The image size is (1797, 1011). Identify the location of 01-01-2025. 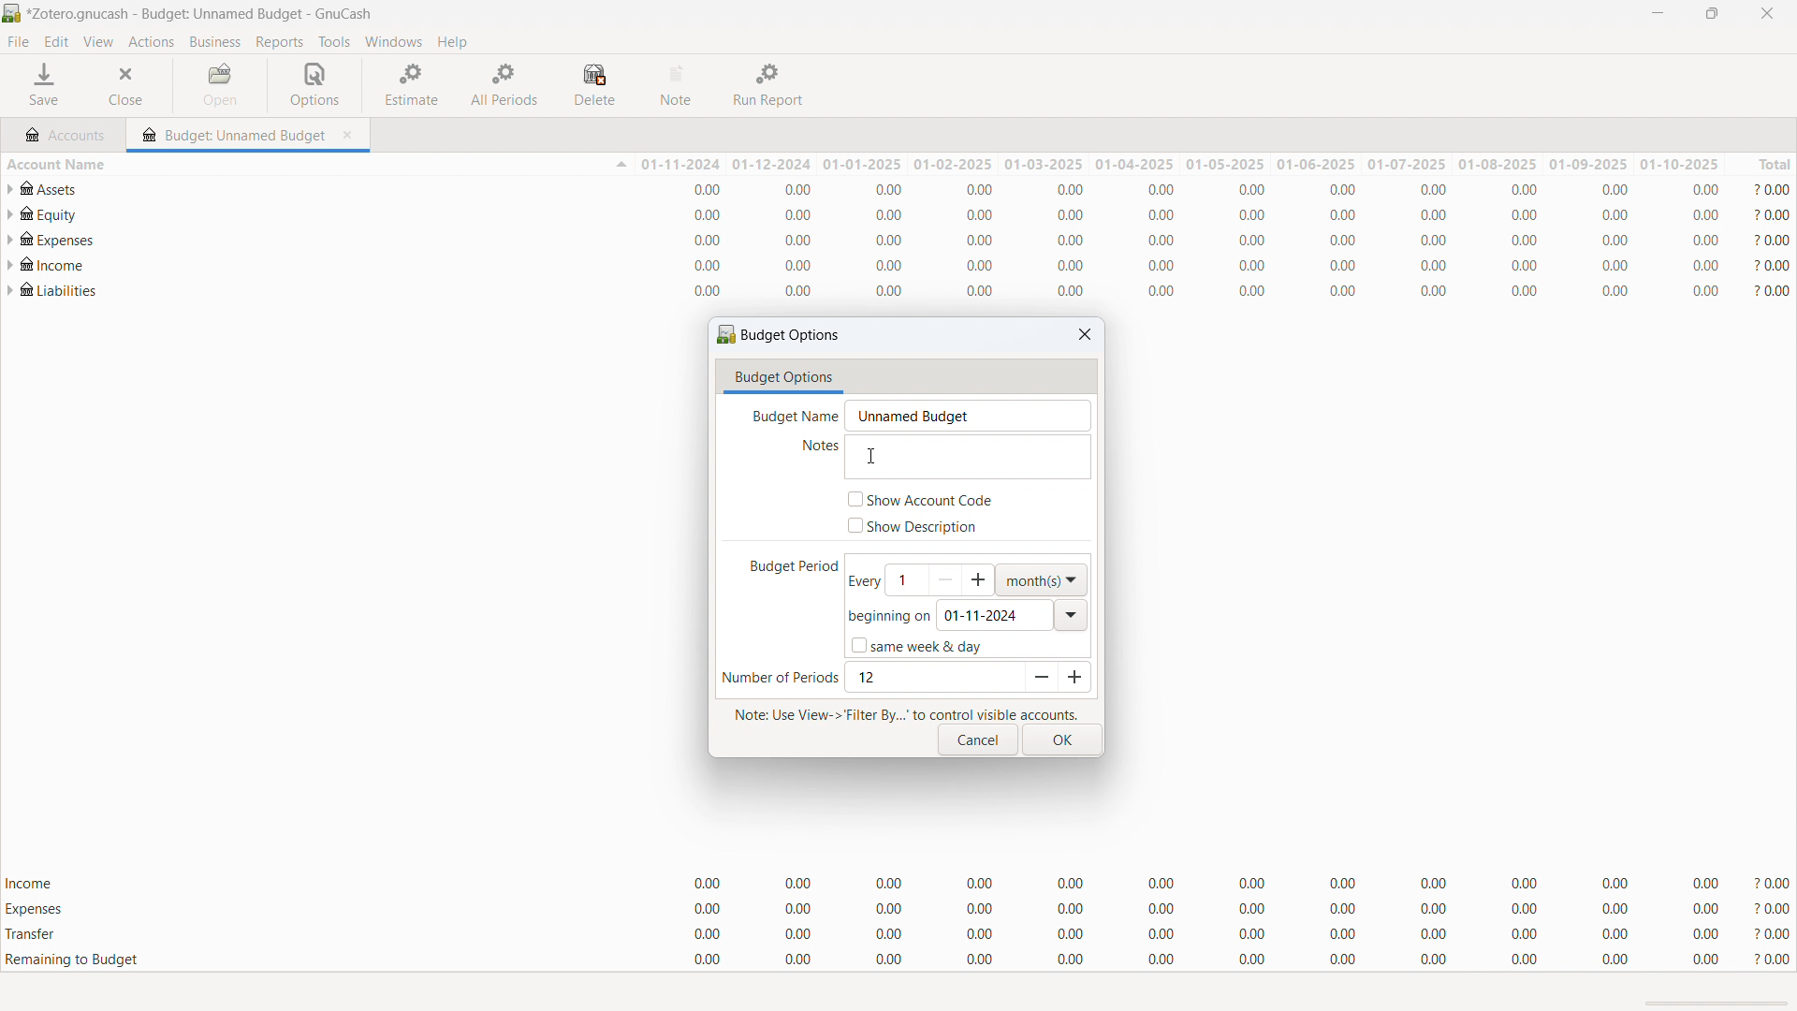
(864, 163).